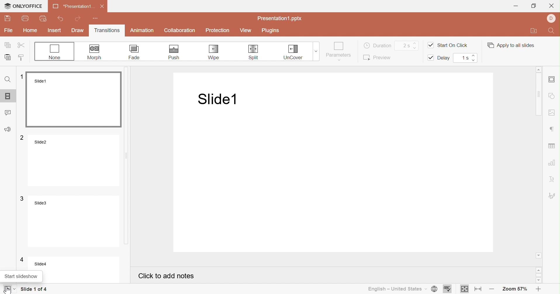  I want to click on Apply to all slides, so click(510, 45).